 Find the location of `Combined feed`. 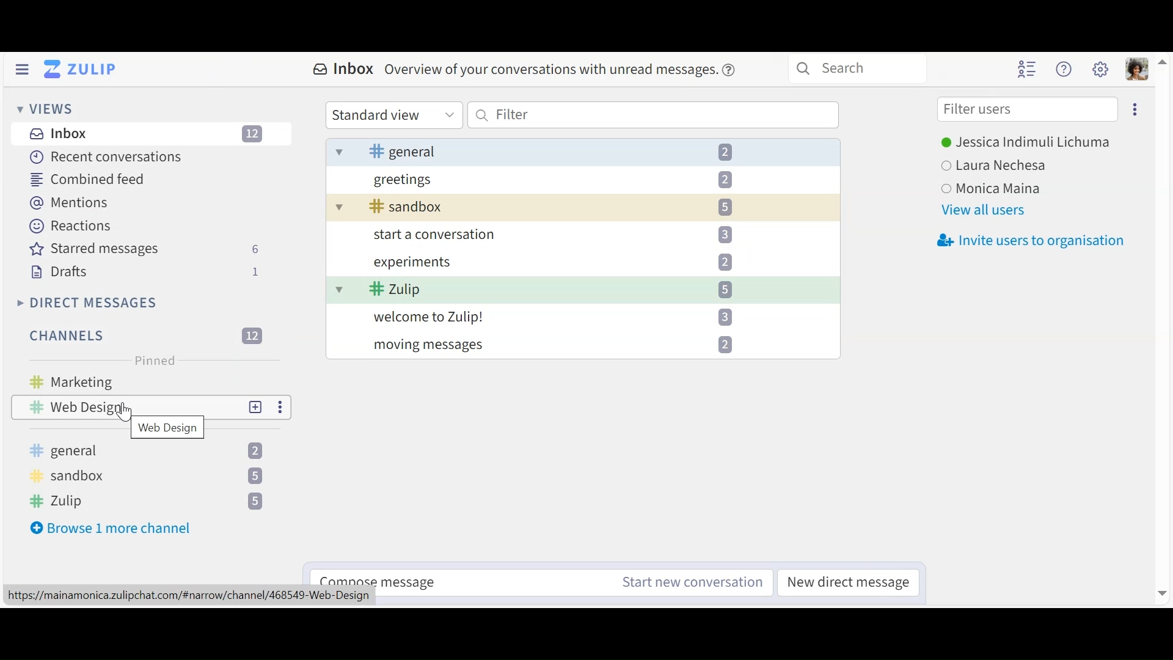

Combined feed is located at coordinates (87, 178).